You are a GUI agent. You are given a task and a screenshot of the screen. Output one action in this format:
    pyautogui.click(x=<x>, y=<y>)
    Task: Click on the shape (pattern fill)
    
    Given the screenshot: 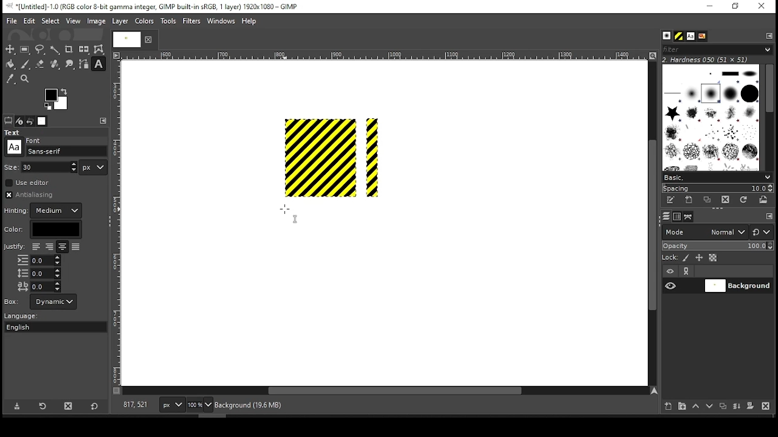 What is the action you would take?
    pyautogui.click(x=321, y=157)
    